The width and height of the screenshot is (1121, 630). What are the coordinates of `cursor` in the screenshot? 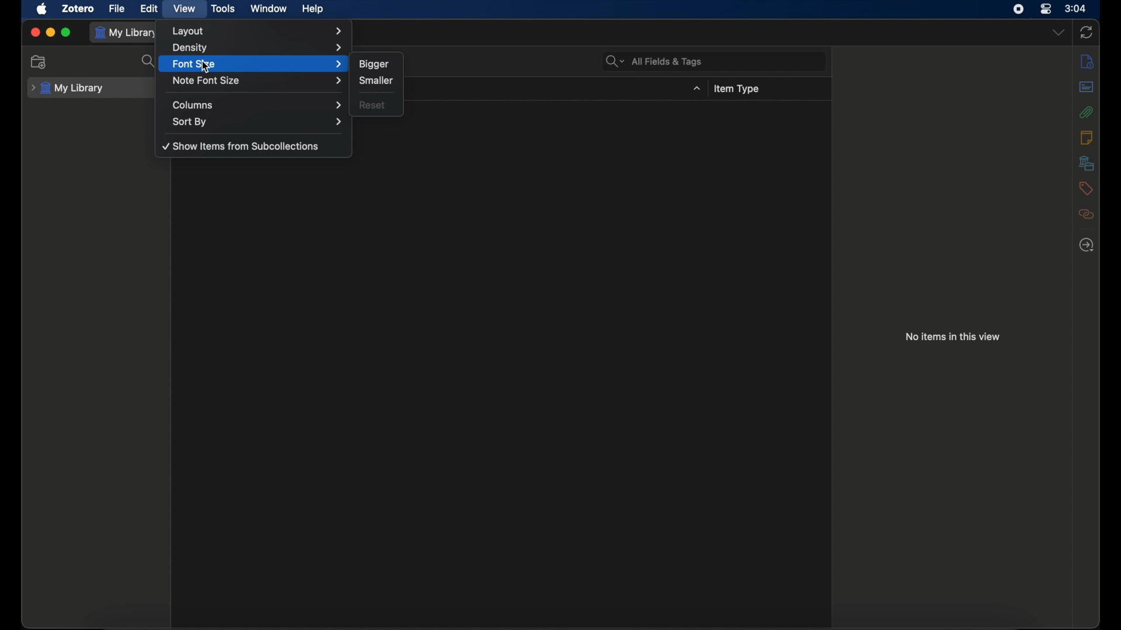 It's located at (204, 67).